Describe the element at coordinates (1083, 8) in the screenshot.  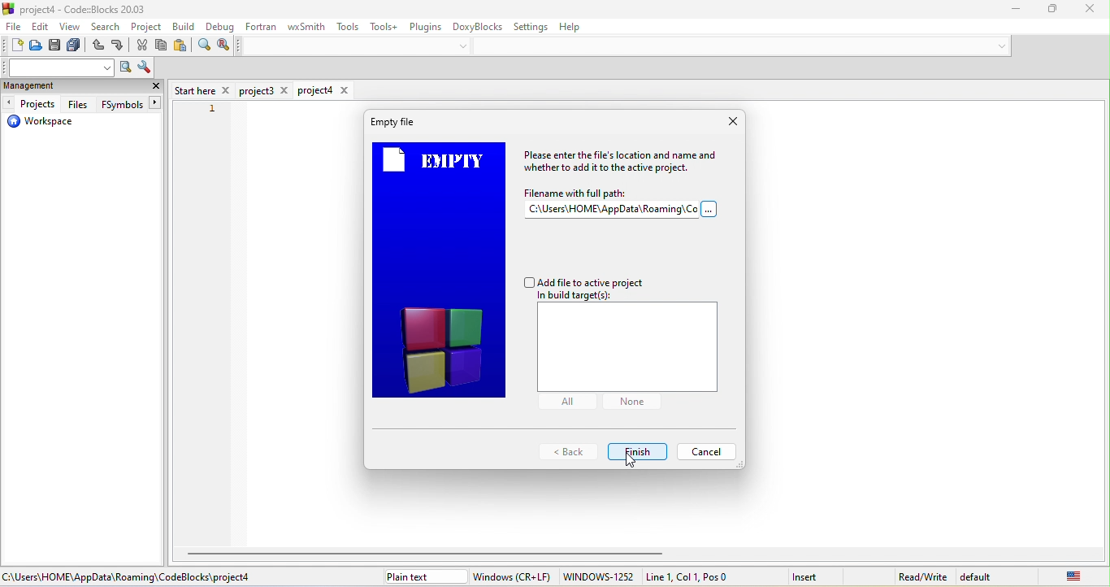
I see `close` at that location.